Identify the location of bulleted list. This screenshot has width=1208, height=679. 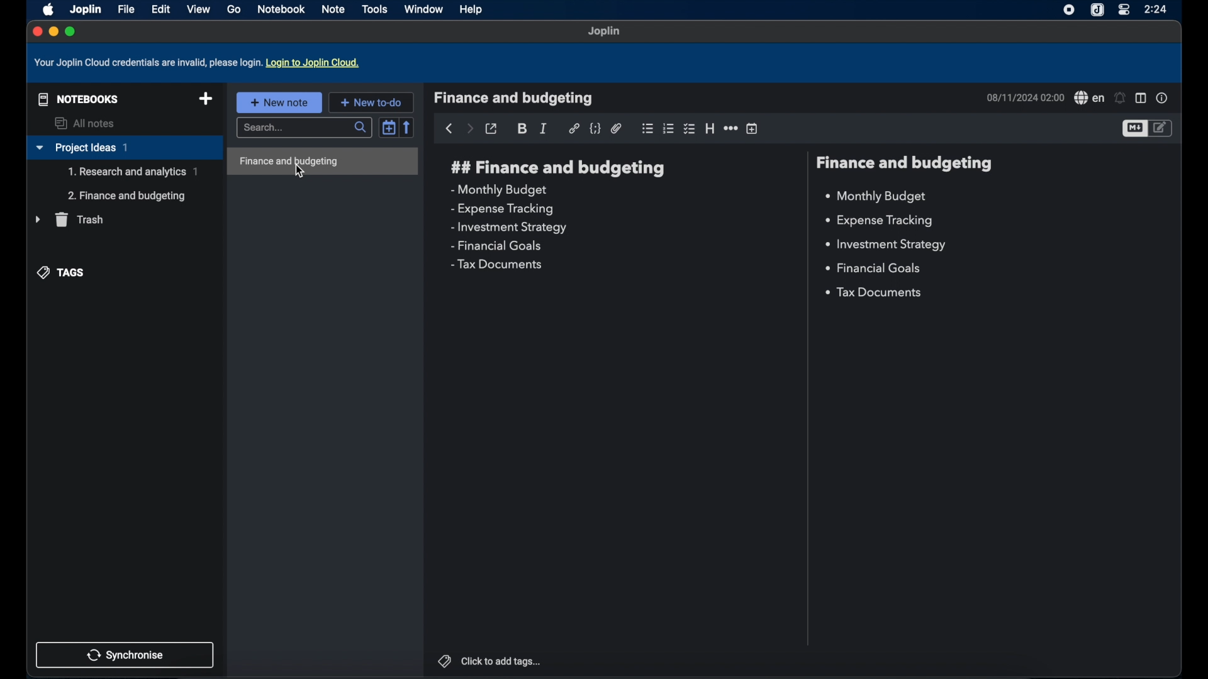
(647, 128).